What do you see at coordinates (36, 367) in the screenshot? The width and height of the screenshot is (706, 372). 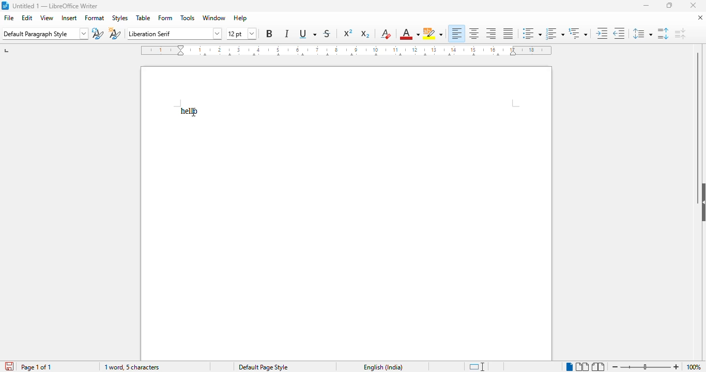 I see `page 1 of 1` at bounding box center [36, 367].